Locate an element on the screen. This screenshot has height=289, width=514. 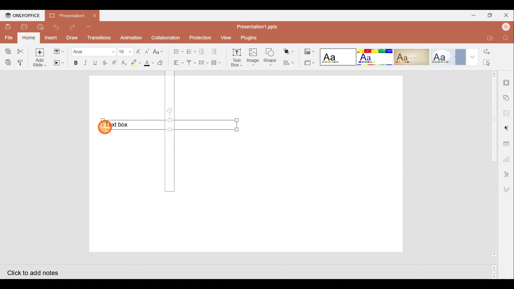
Paste is located at coordinates (7, 62).